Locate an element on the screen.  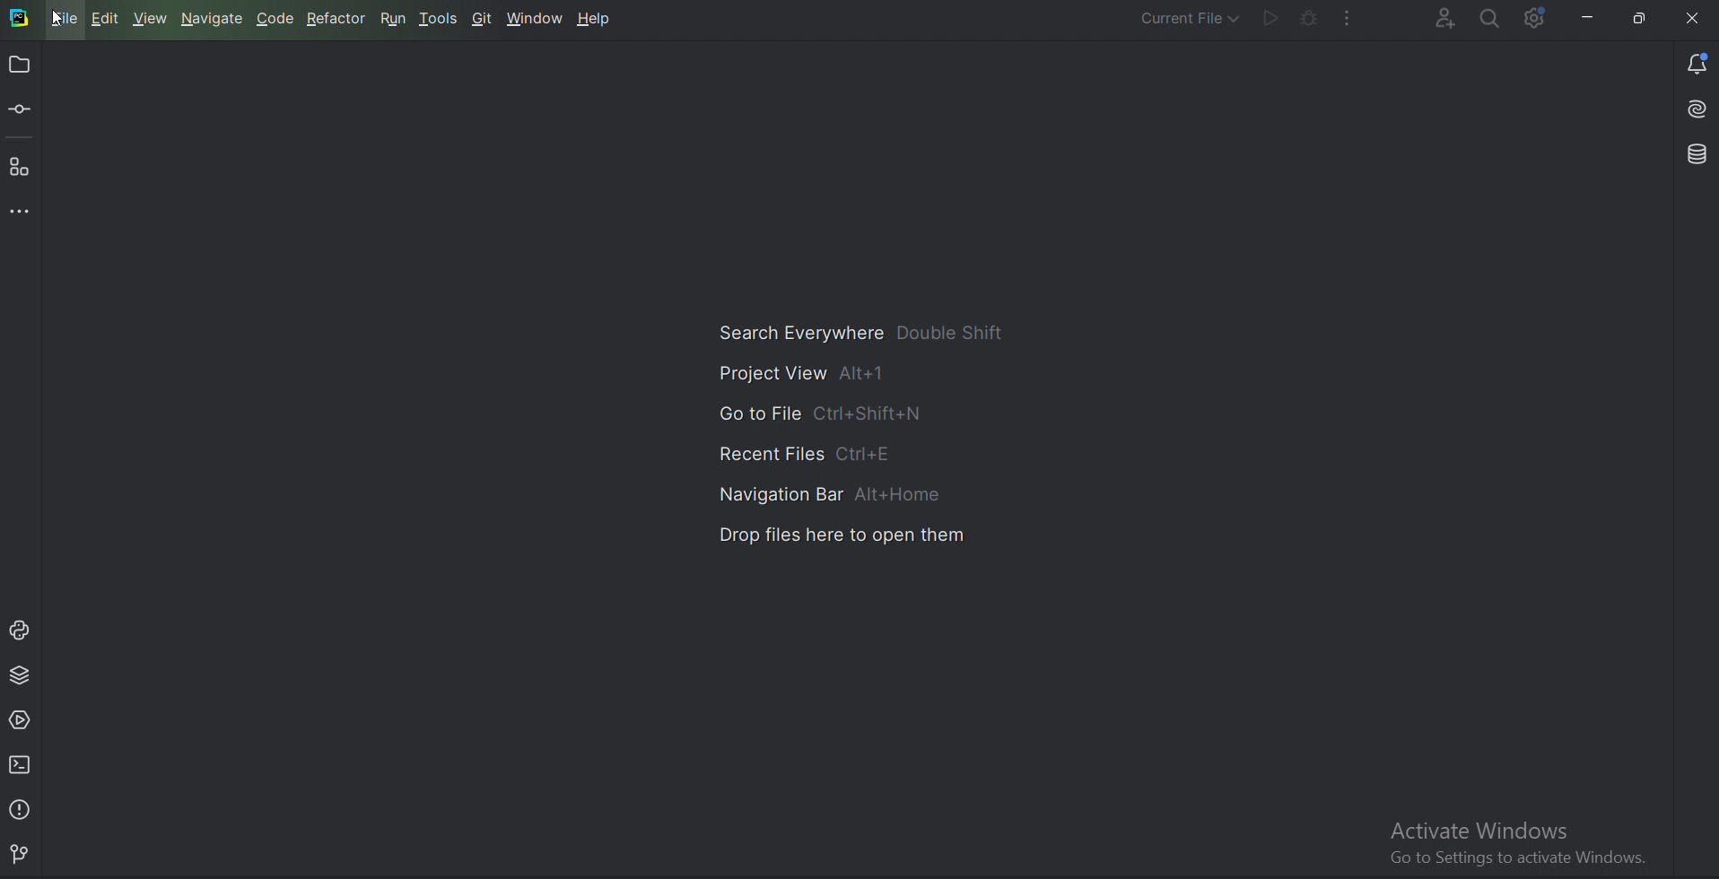
Search everywhere is located at coordinates (1492, 20).